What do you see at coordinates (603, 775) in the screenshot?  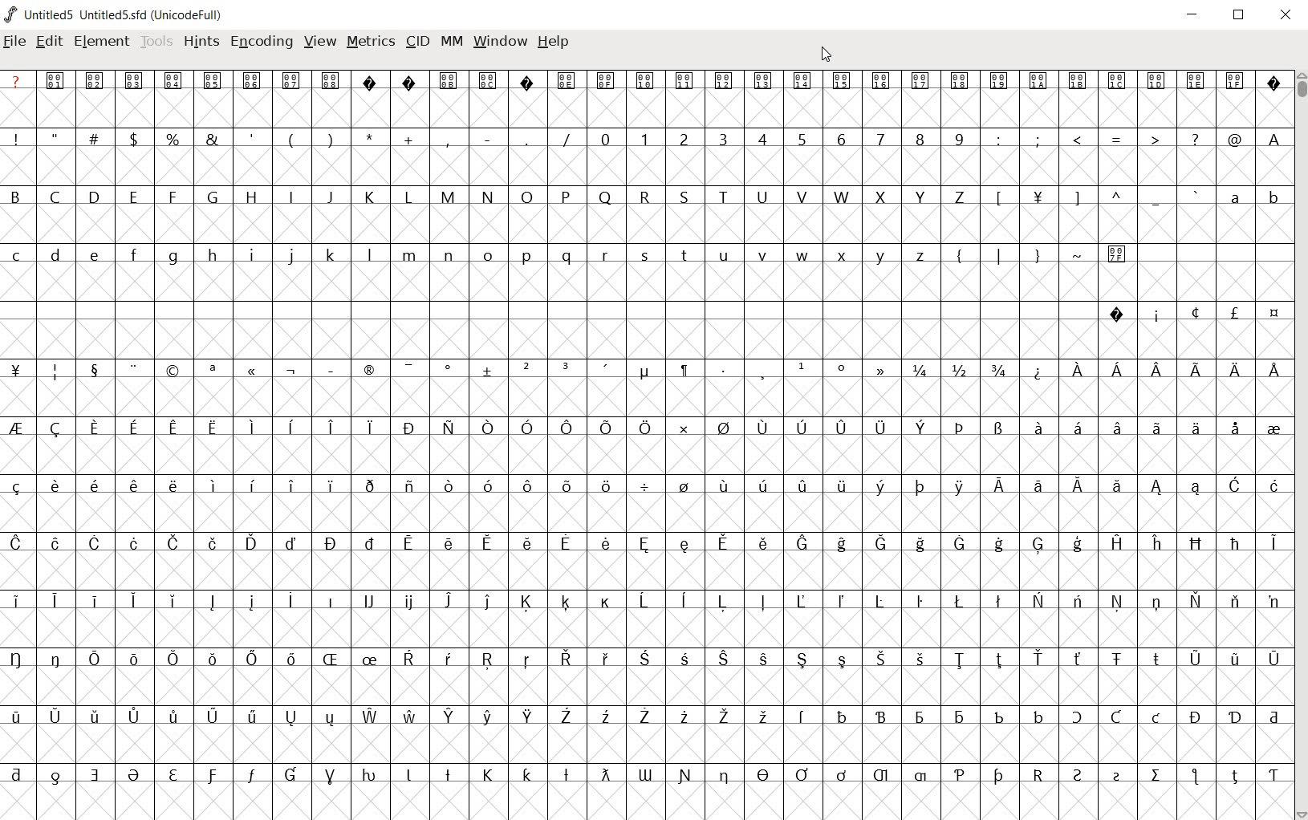 I see `Symbol` at bounding box center [603, 775].